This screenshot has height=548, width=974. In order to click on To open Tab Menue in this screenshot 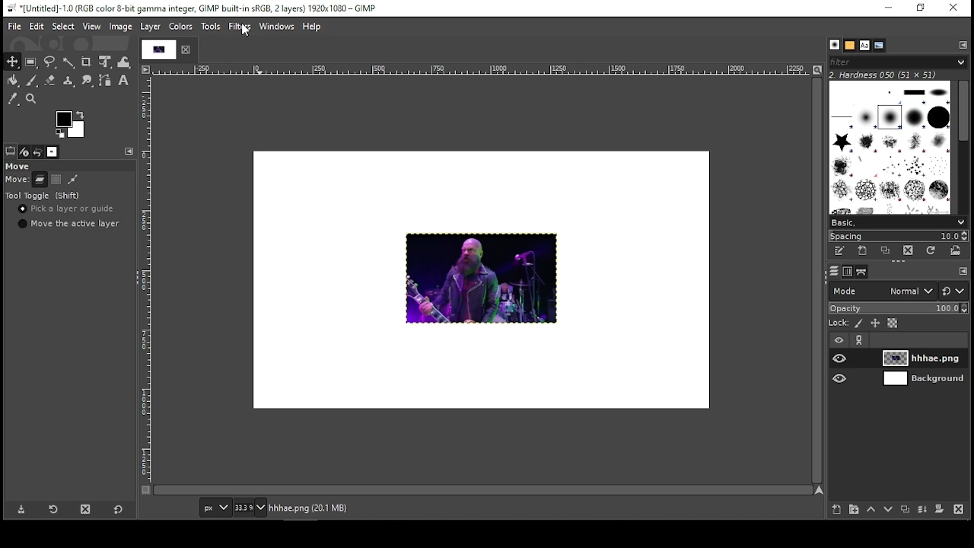, I will do `click(963, 45)`.